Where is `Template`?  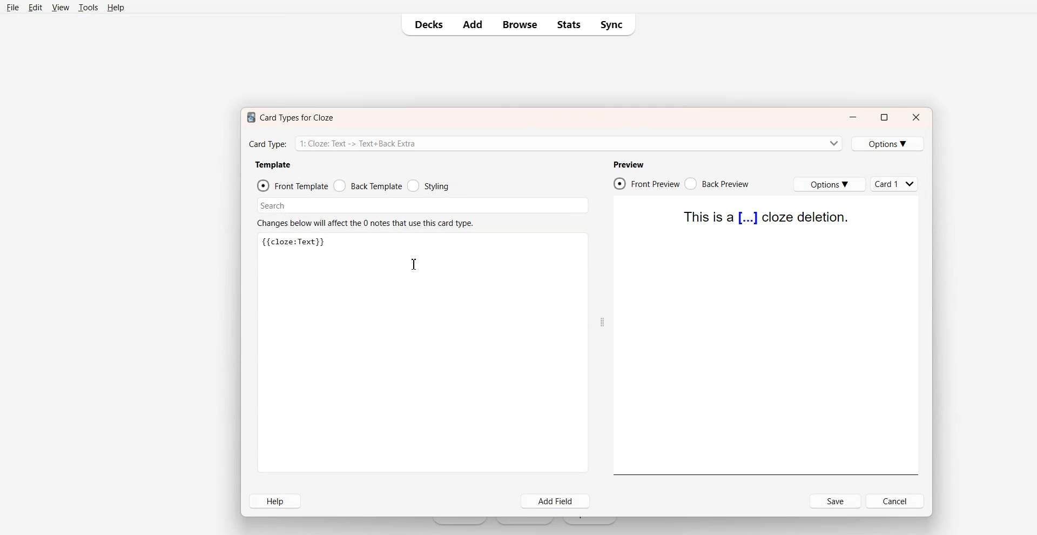
Template is located at coordinates (273, 165).